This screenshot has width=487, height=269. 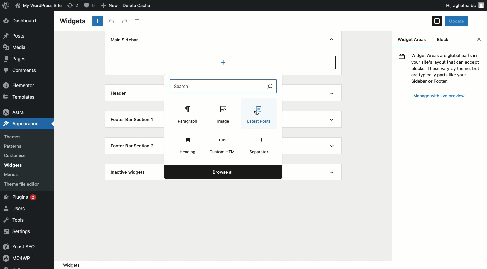 What do you see at coordinates (149, 5) in the screenshot?
I see `Delete Cache` at bounding box center [149, 5].